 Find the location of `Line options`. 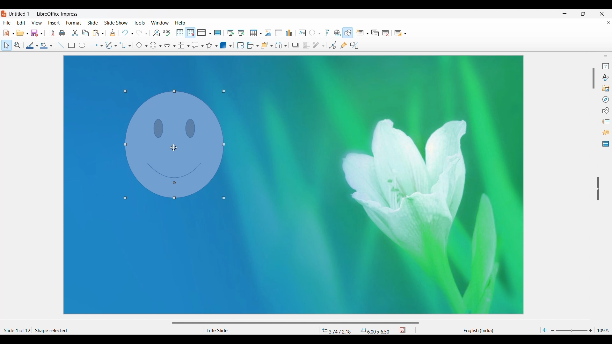

Line options is located at coordinates (37, 46).